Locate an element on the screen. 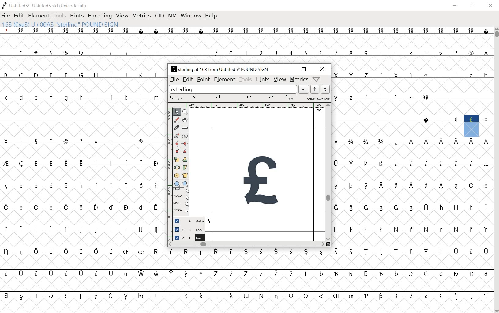 This screenshot has height=313, width=499. [ is located at coordinates (380, 76).